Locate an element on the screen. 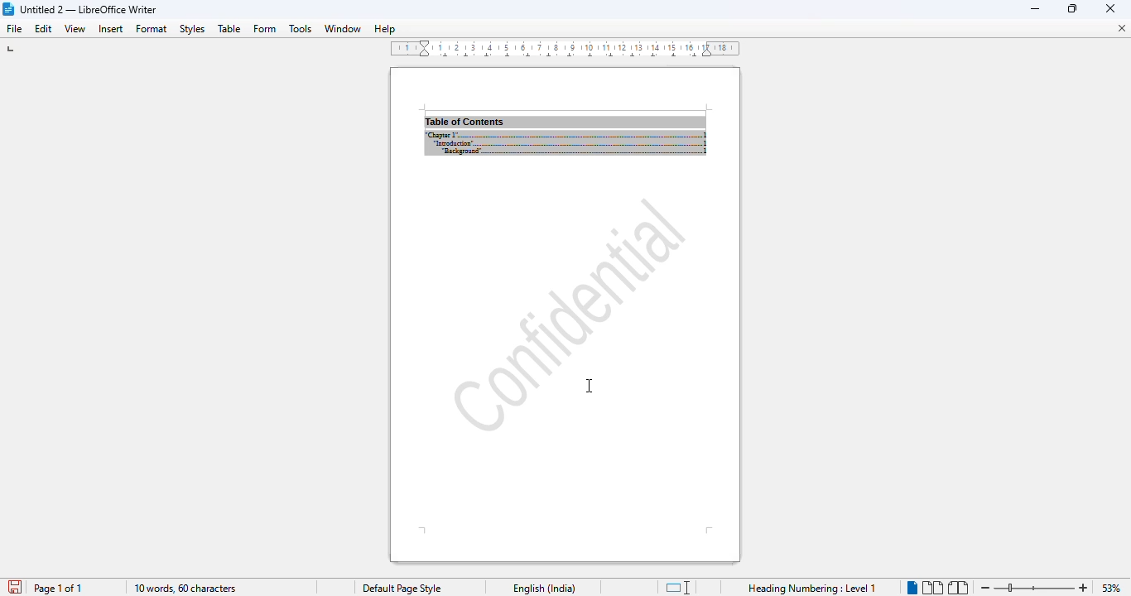 This screenshot has width=1131, height=596. help is located at coordinates (385, 28).